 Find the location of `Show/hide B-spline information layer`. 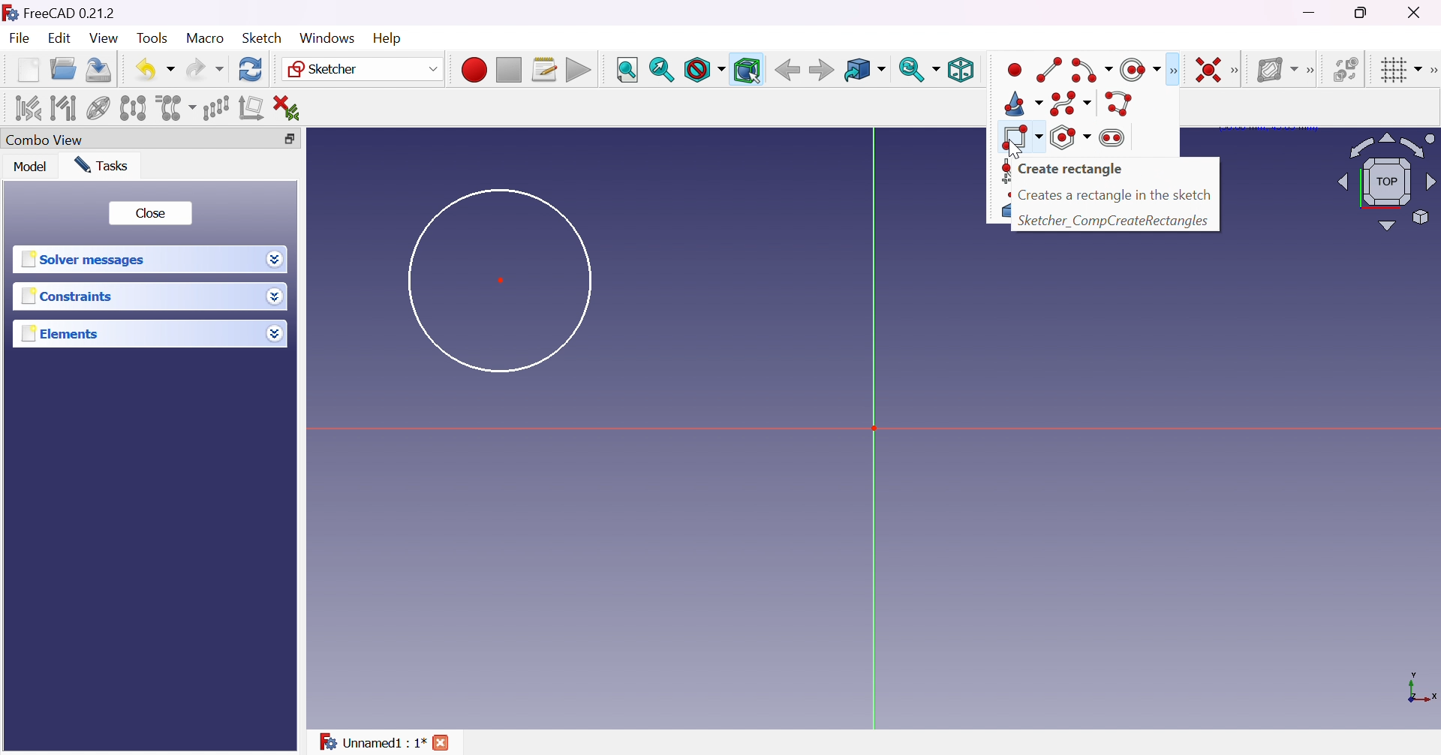

Show/hide B-spline information layer is located at coordinates (1277, 69).